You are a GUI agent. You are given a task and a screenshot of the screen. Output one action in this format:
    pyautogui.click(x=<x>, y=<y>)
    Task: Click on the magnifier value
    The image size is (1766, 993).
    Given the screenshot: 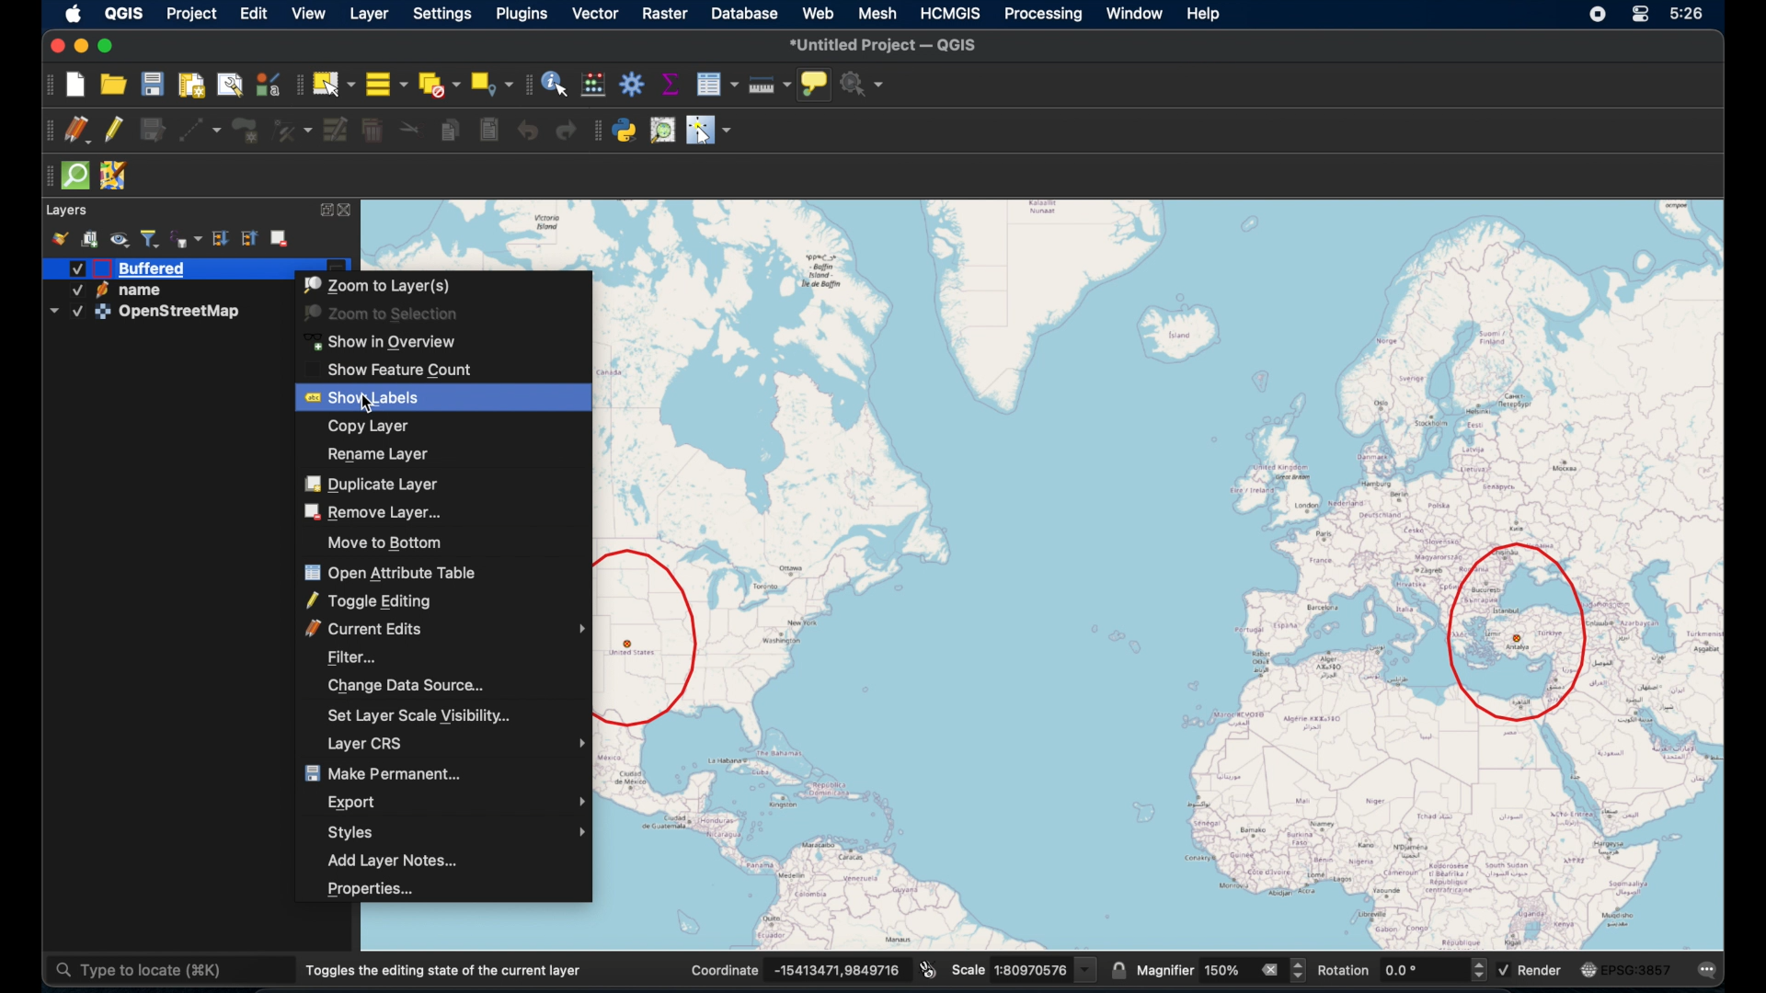 What is the action you would take?
    pyautogui.click(x=1220, y=970)
    